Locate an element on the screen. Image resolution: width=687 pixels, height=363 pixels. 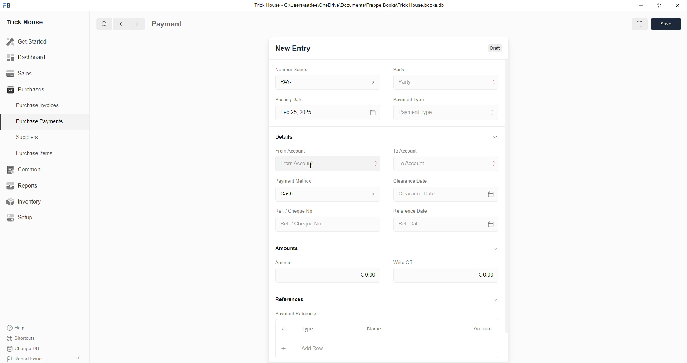
cursor is located at coordinates (279, 165).